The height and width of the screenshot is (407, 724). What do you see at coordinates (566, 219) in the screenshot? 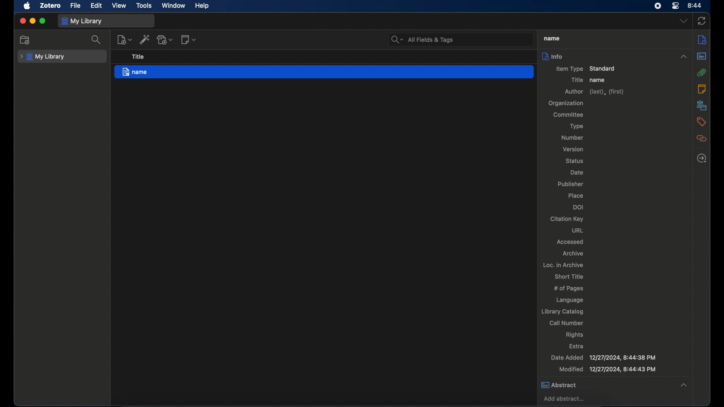
I see `citation key` at bounding box center [566, 219].